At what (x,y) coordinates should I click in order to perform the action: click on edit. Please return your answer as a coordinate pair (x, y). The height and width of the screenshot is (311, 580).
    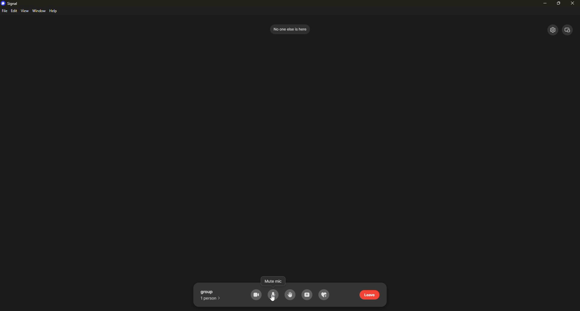
    Looking at the image, I should click on (14, 11).